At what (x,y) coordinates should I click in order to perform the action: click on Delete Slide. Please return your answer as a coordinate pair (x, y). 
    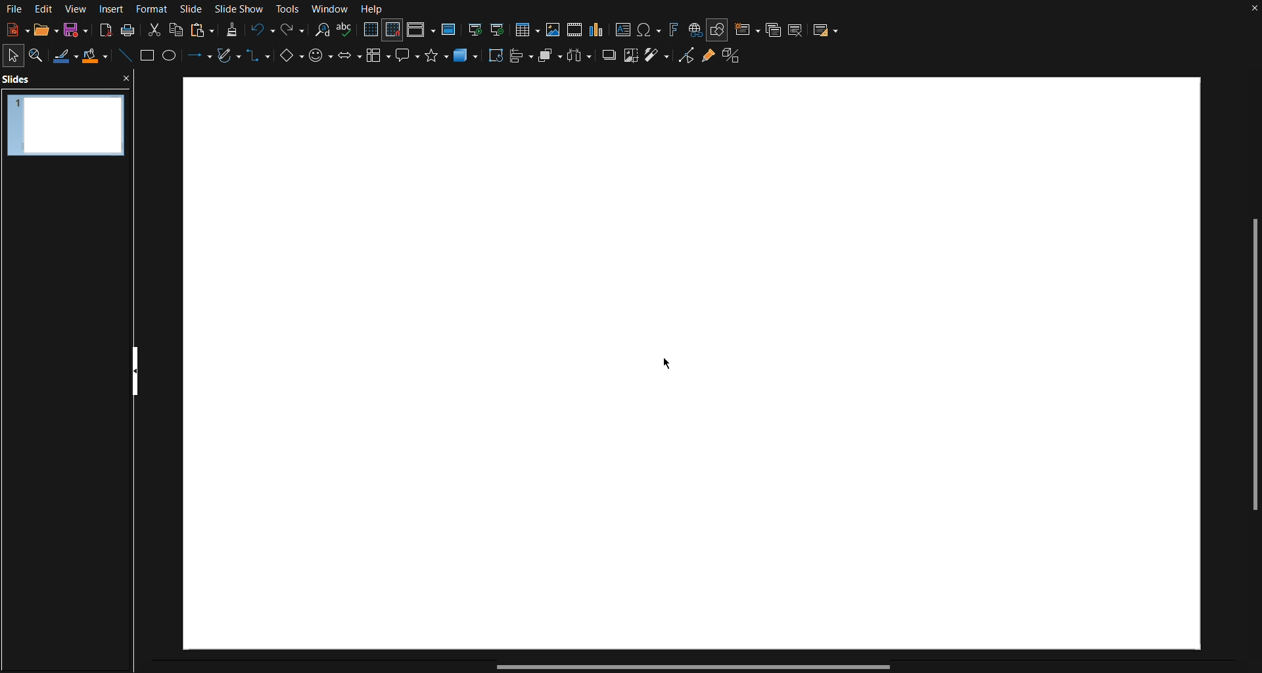
    Looking at the image, I should click on (797, 28).